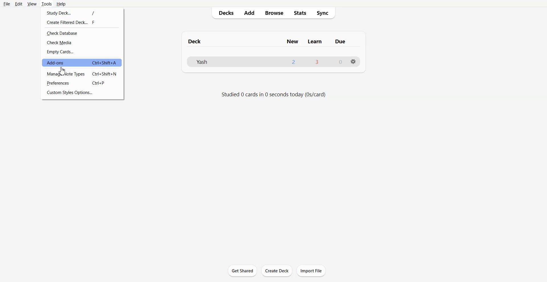 Image resolution: width=547 pixels, height=282 pixels. Describe the element at coordinates (315, 41) in the screenshot. I see `Learn` at that location.